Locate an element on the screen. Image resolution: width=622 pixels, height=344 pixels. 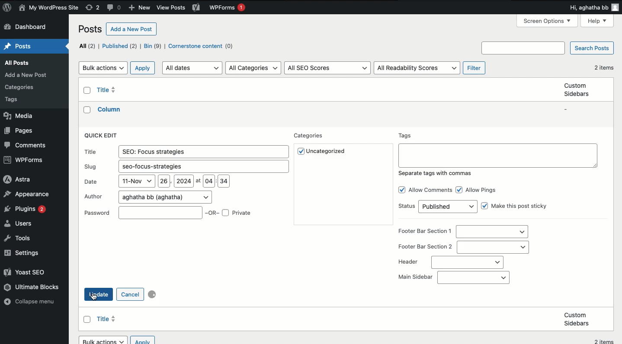
2 items is located at coordinates (603, 67).